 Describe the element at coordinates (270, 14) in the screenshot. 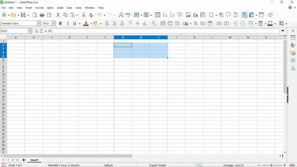

I see `Show draw functions` at that location.